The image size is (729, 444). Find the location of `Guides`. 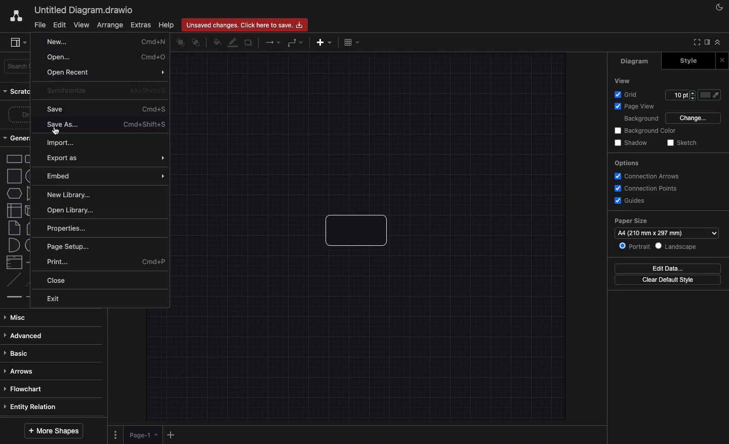

Guides is located at coordinates (629, 201).